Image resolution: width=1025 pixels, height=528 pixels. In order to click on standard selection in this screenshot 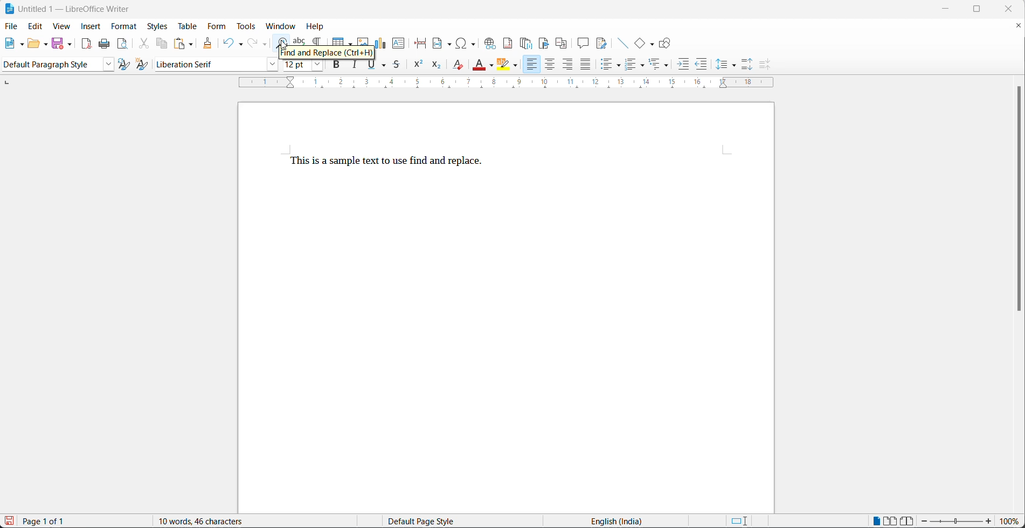, I will do `click(739, 520)`.